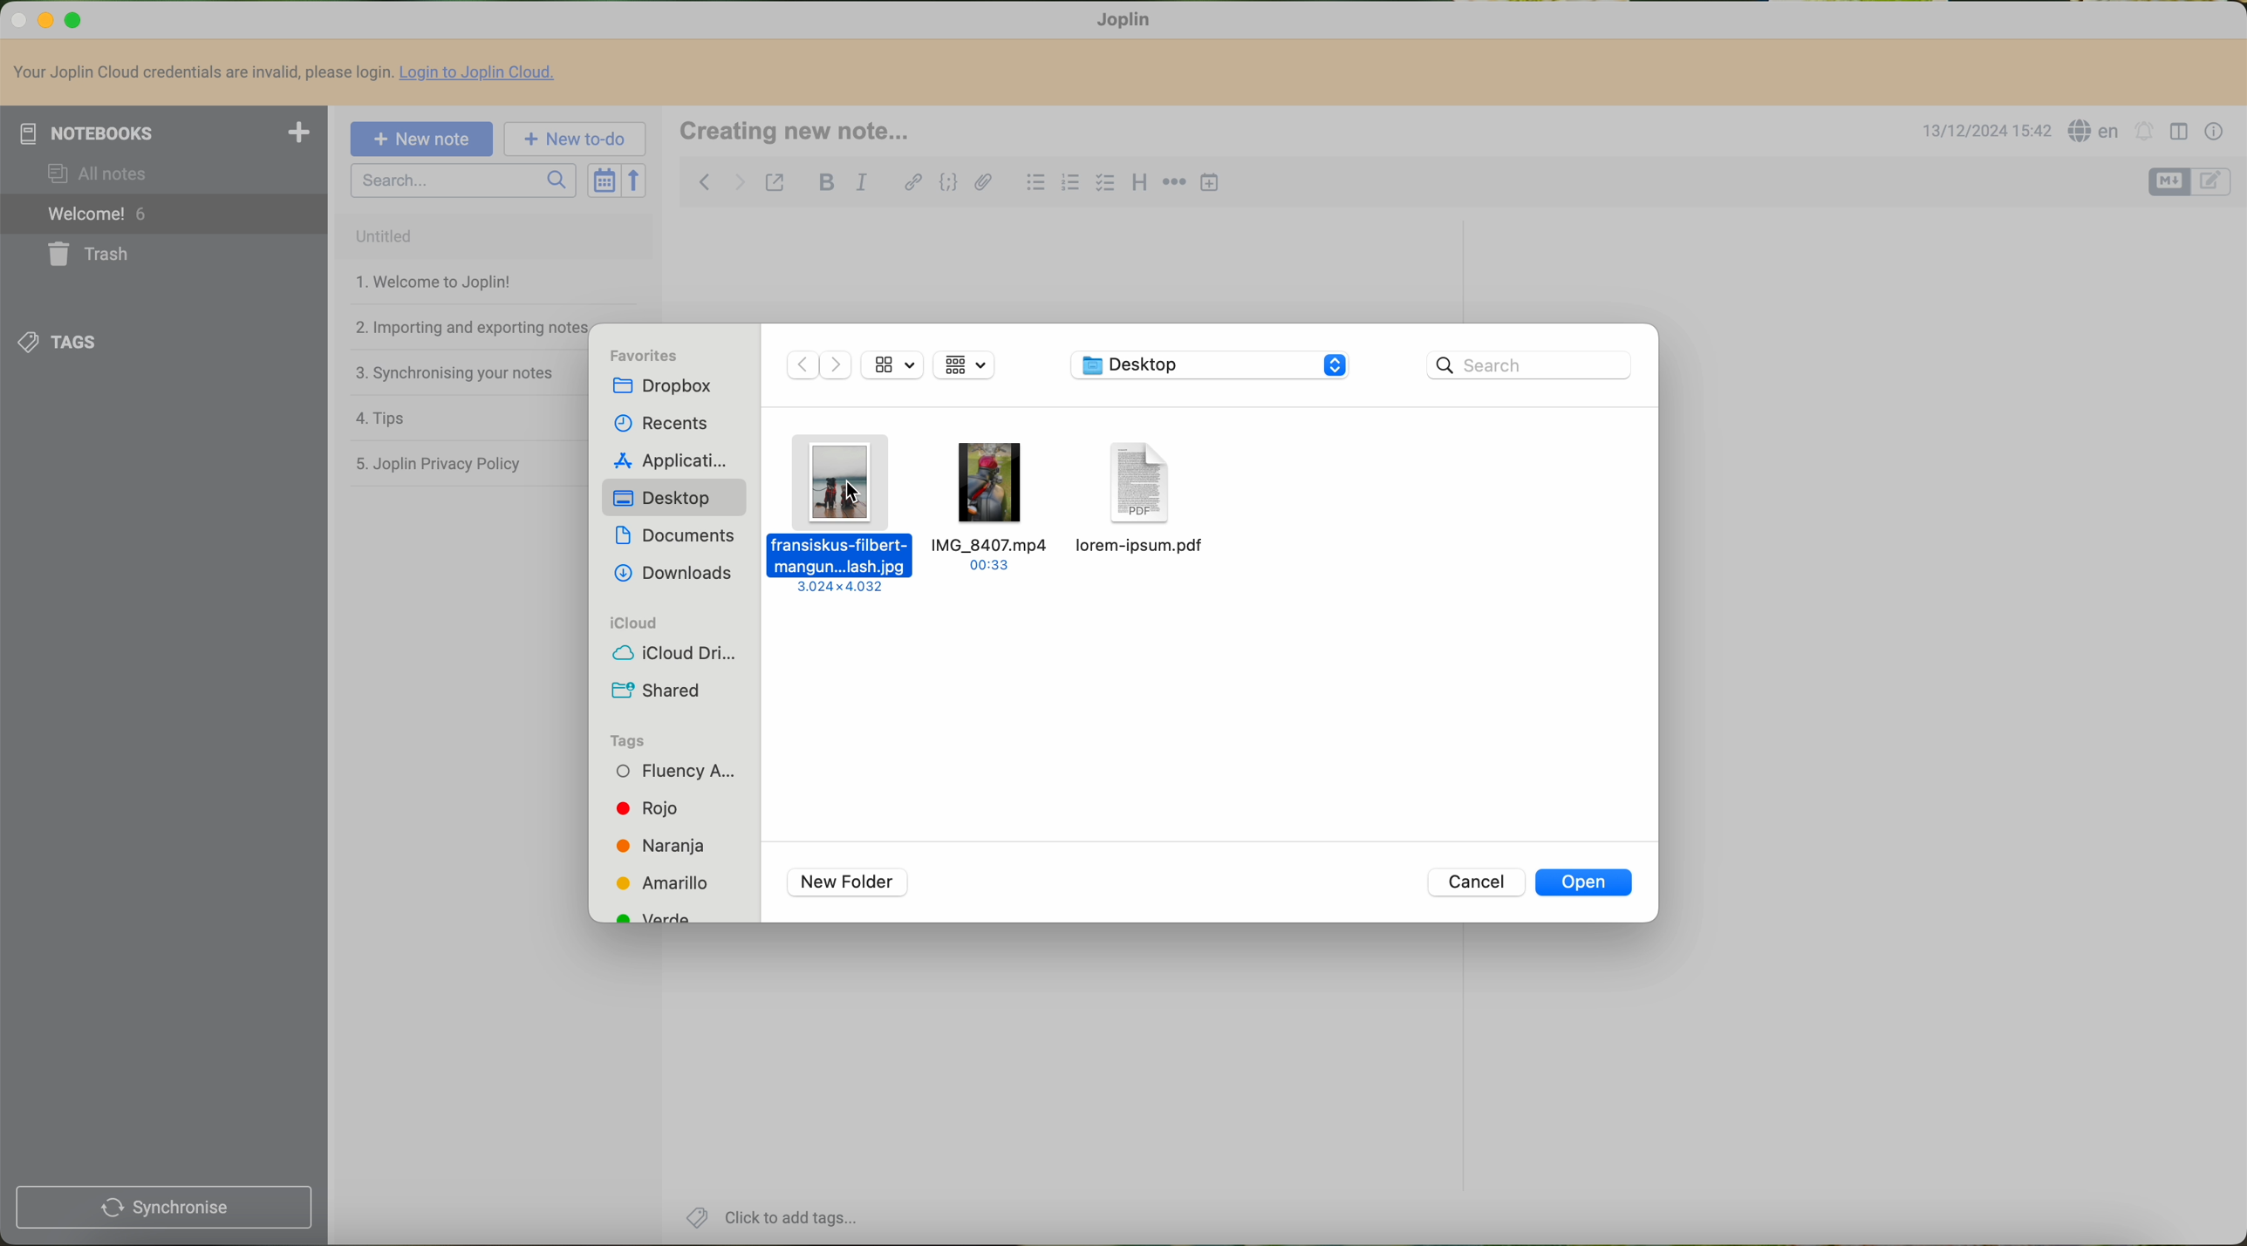 The height and width of the screenshot is (1246, 2247). I want to click on pdf file, so click(1142, 499).